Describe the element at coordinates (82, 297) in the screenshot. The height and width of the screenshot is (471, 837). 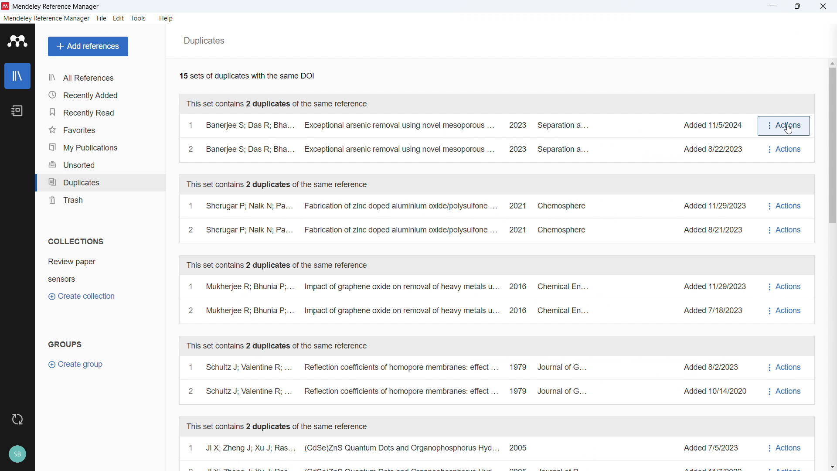
I see `Create collection ` at that location.